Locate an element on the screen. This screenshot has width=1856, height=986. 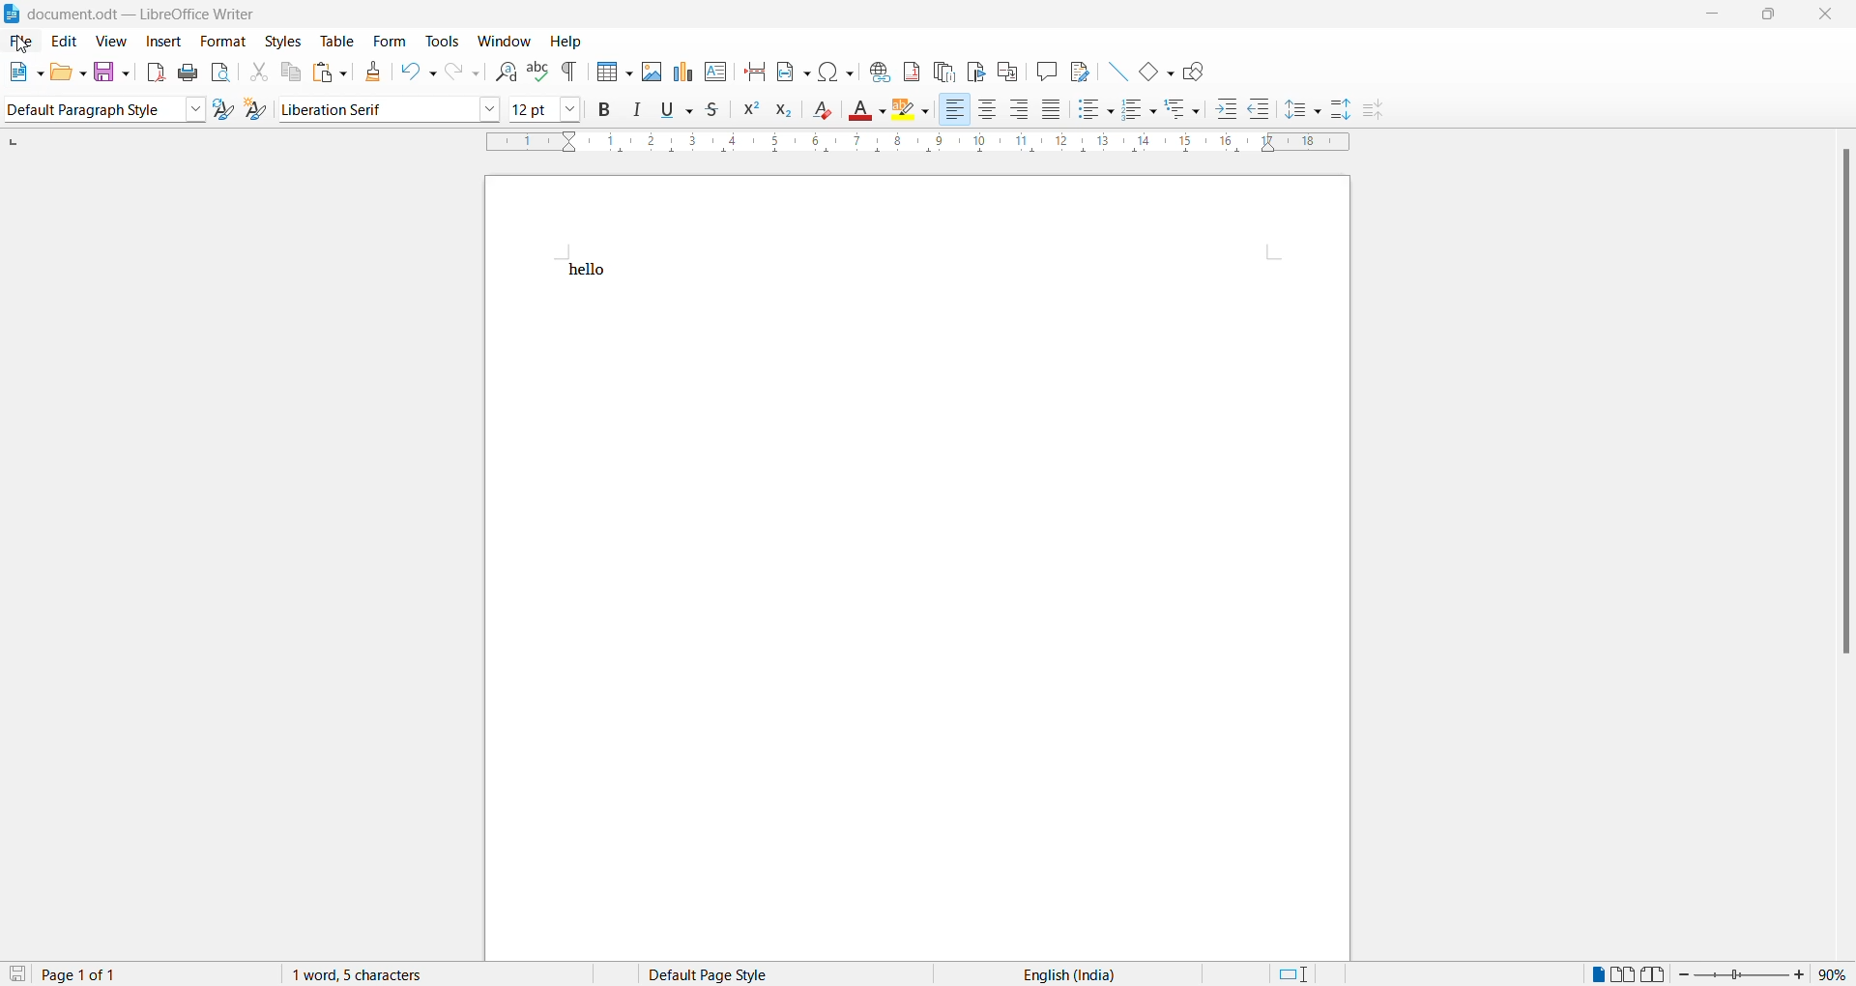
Current selected font size is located at coordinates (533, 108).